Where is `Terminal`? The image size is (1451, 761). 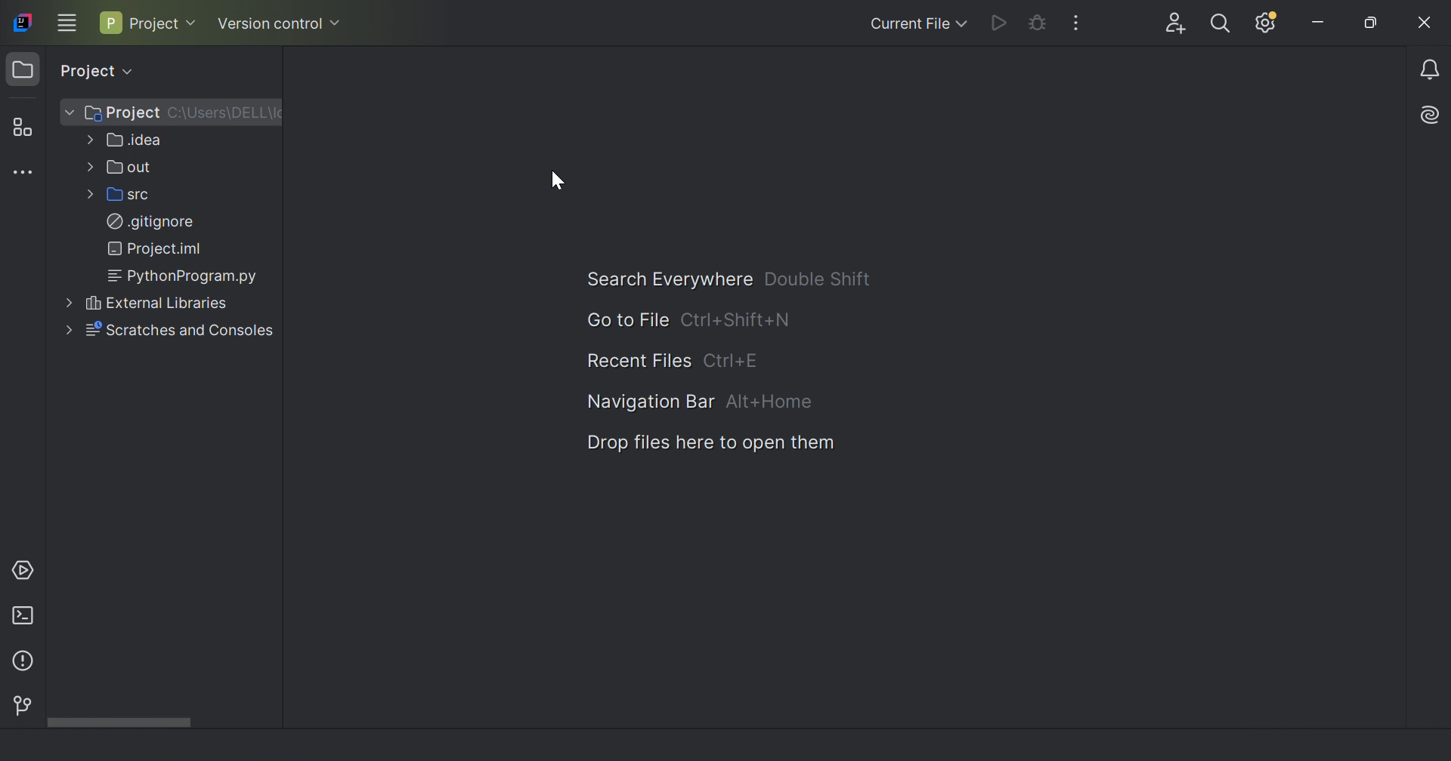 Terminal is located at coordinates (26, 615).